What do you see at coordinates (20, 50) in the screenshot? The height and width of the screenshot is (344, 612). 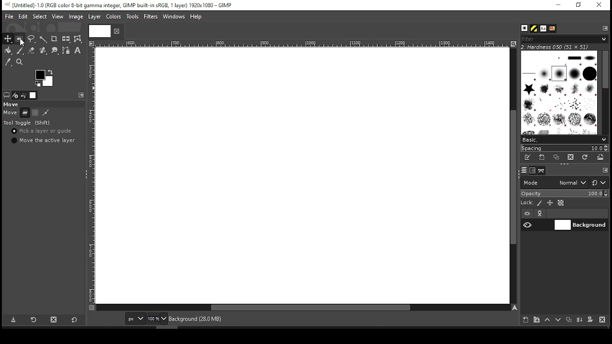 I see `paint brush tool` at bounding box center [20, 50].